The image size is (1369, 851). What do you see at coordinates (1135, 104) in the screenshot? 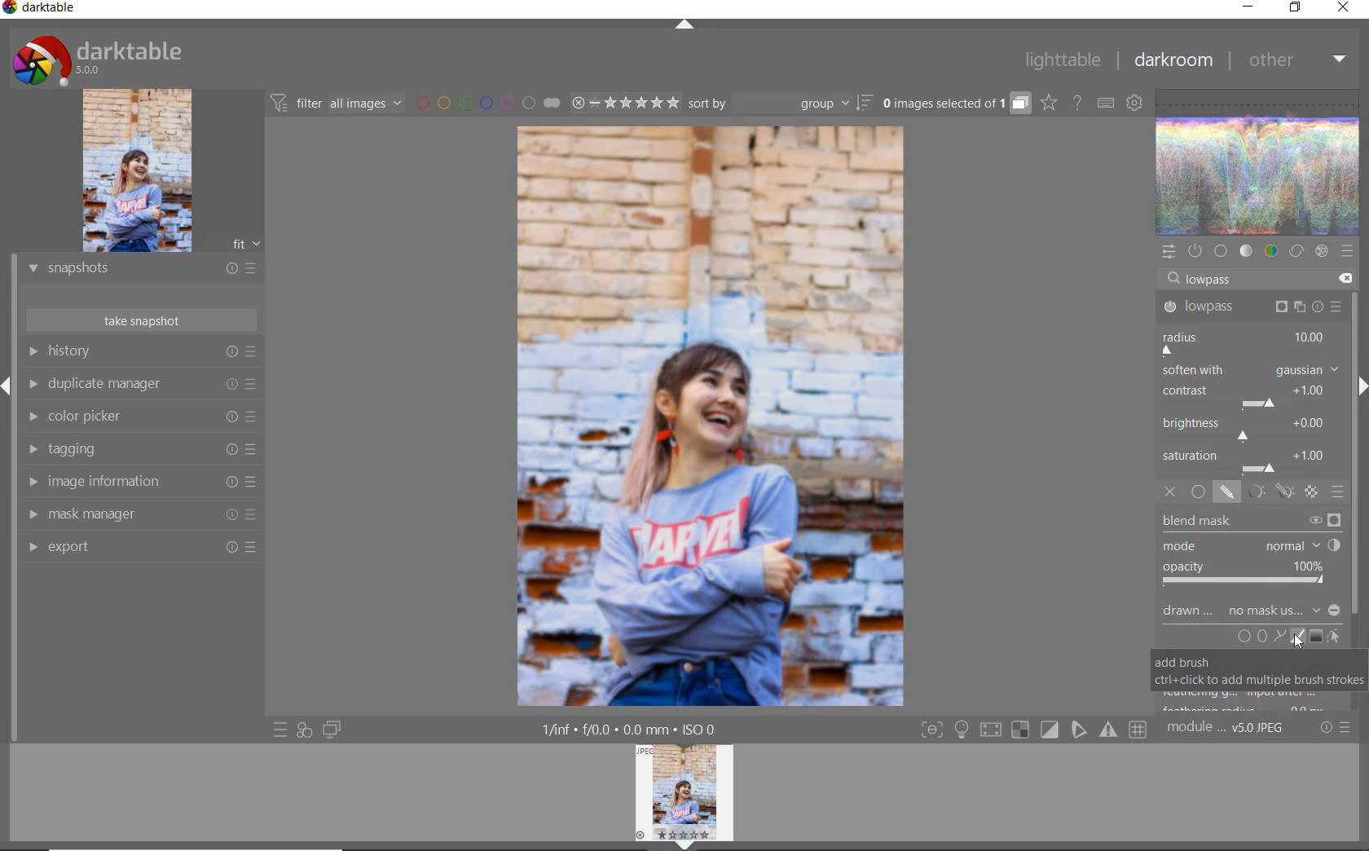
I see `show global preferences` at bounding box center [1135, 104].